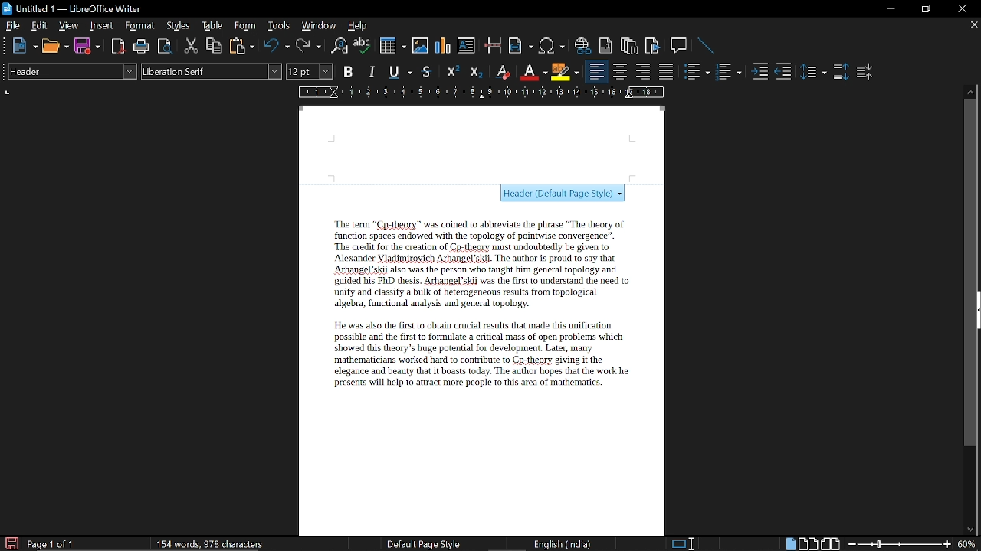 The image size is (981, 551). Describe the element at coordinates (563, 194) in the screenshot. I see `Header style` at that location.